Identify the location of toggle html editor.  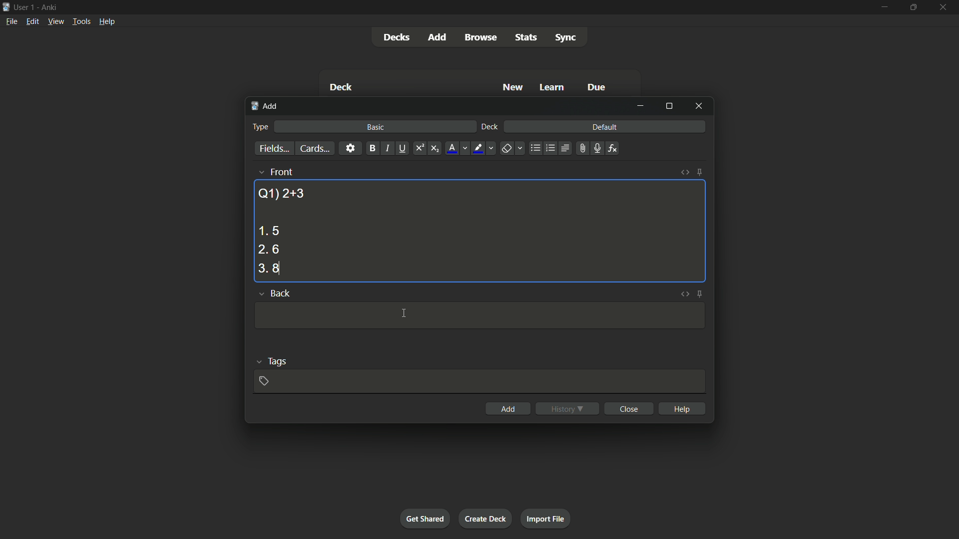
(685, 172).